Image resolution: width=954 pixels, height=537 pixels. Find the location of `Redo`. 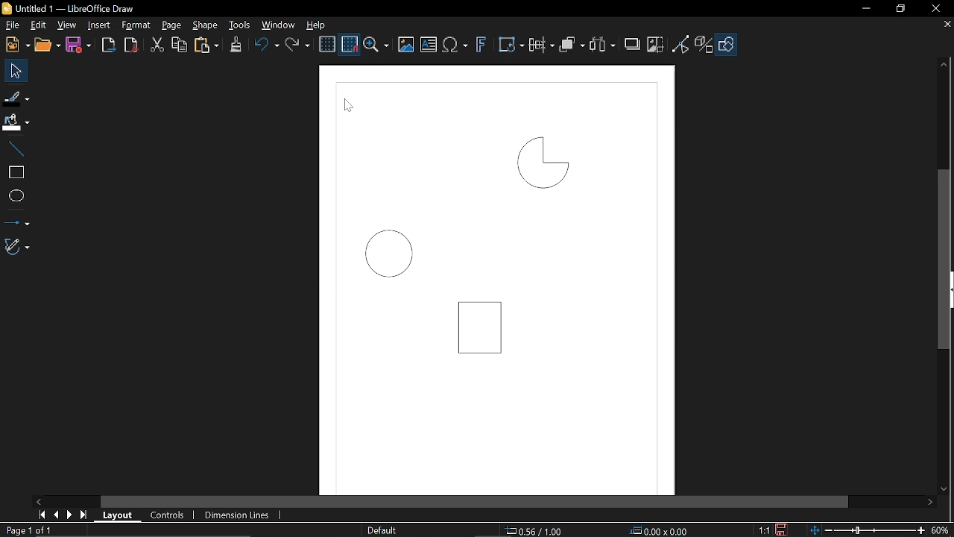

Redo is located at coordinates (300, 45).